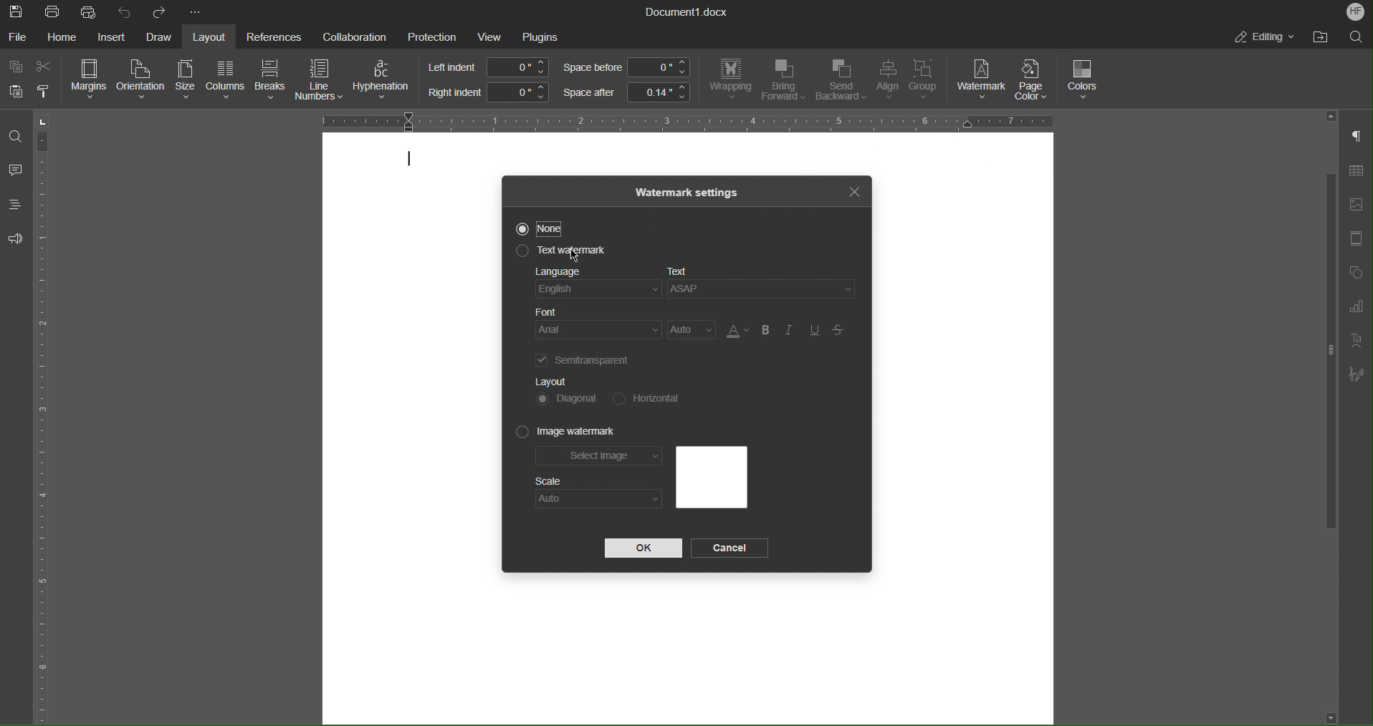 The height and width of the screenshot is (726, 1373). I want to click on Watermark, so click(982, 79).